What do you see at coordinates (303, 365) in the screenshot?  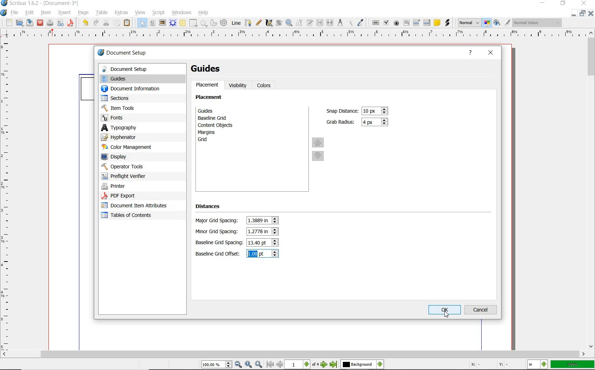 I see `select current page` at bounding box center [303, 365].